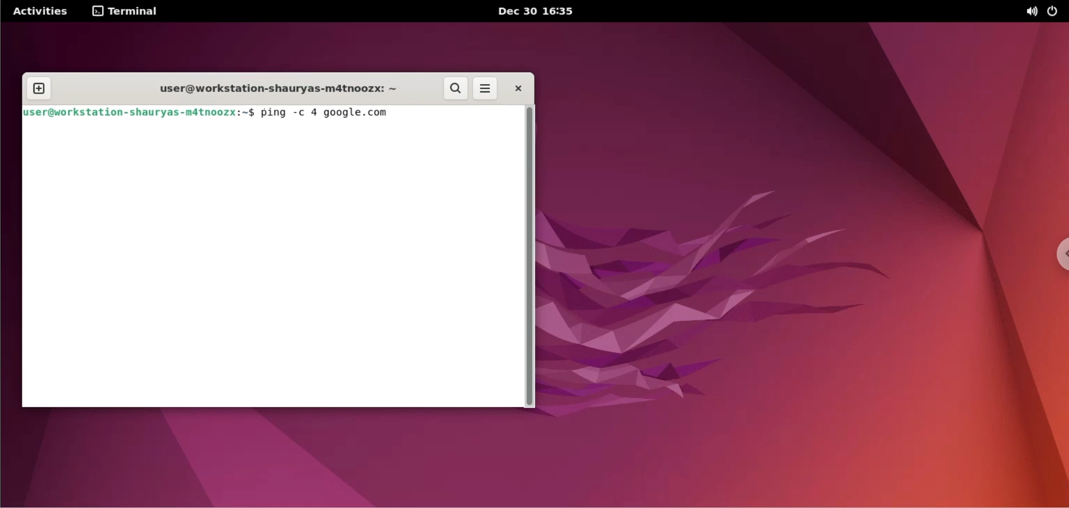 This screenshot has width=1069, height=508. I want to click on Dec 30 16:35, so click(537, 11).